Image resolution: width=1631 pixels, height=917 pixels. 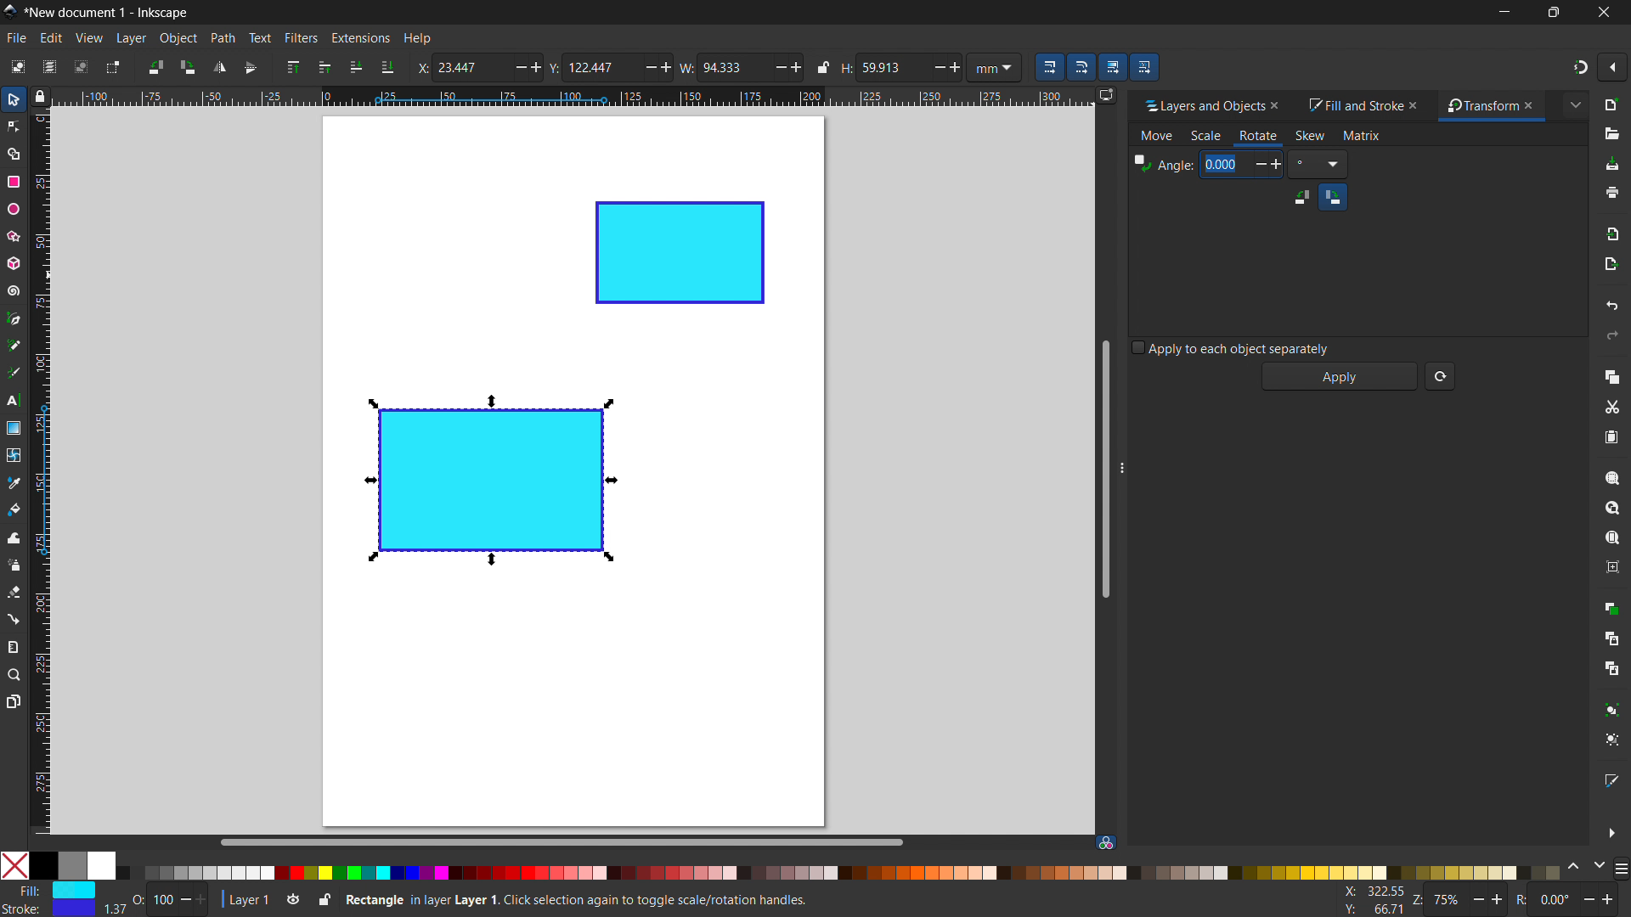 I want to click on erasor tool, so click(x=14, y=592).